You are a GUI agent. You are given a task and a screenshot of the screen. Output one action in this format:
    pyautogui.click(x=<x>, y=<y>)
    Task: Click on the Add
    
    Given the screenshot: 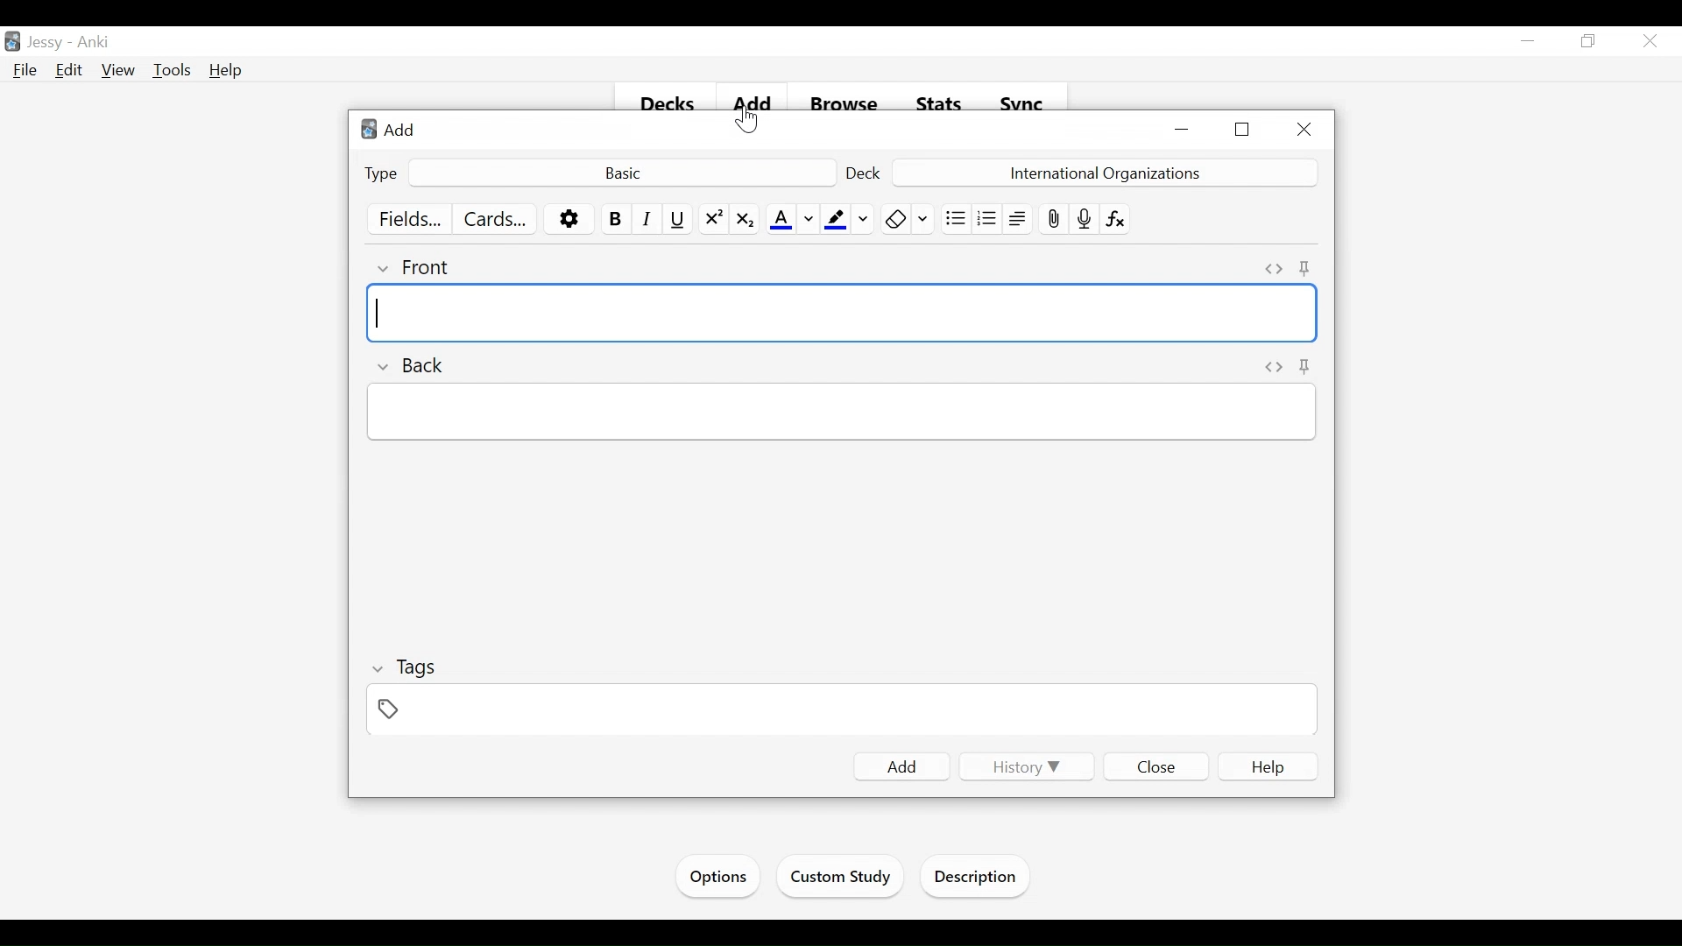 What is the action you would take?
    pyautogui.click(x=401, y=131)
    